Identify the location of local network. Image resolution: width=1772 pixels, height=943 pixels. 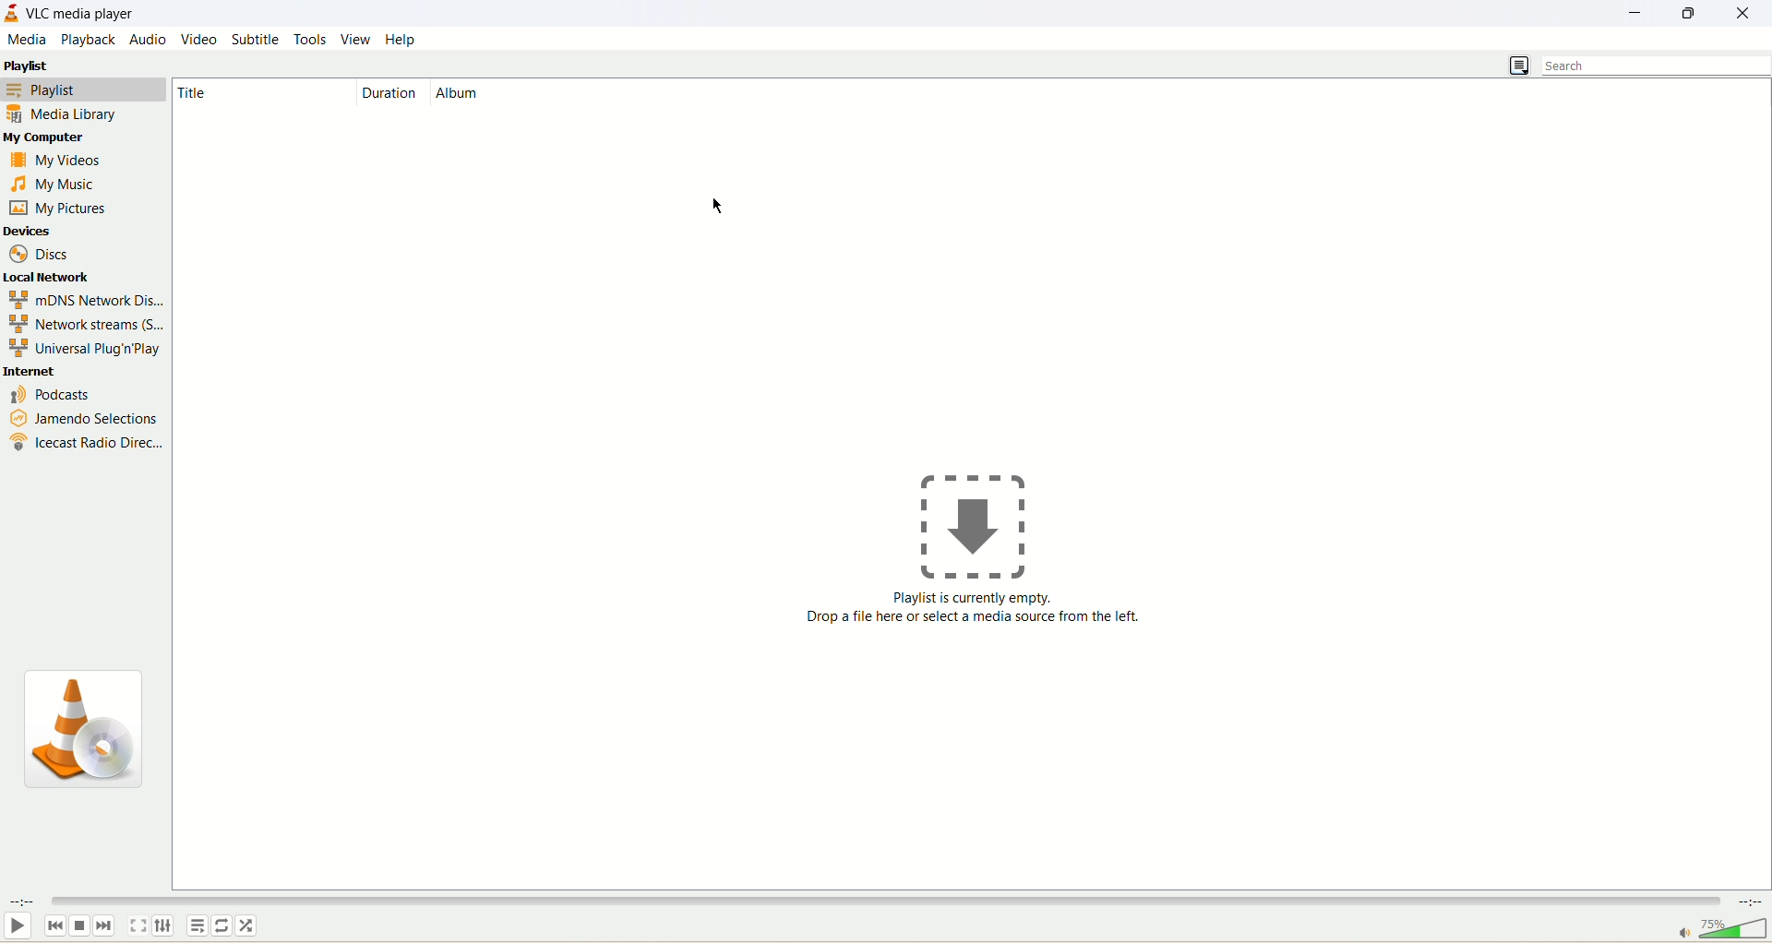
(50, 277).